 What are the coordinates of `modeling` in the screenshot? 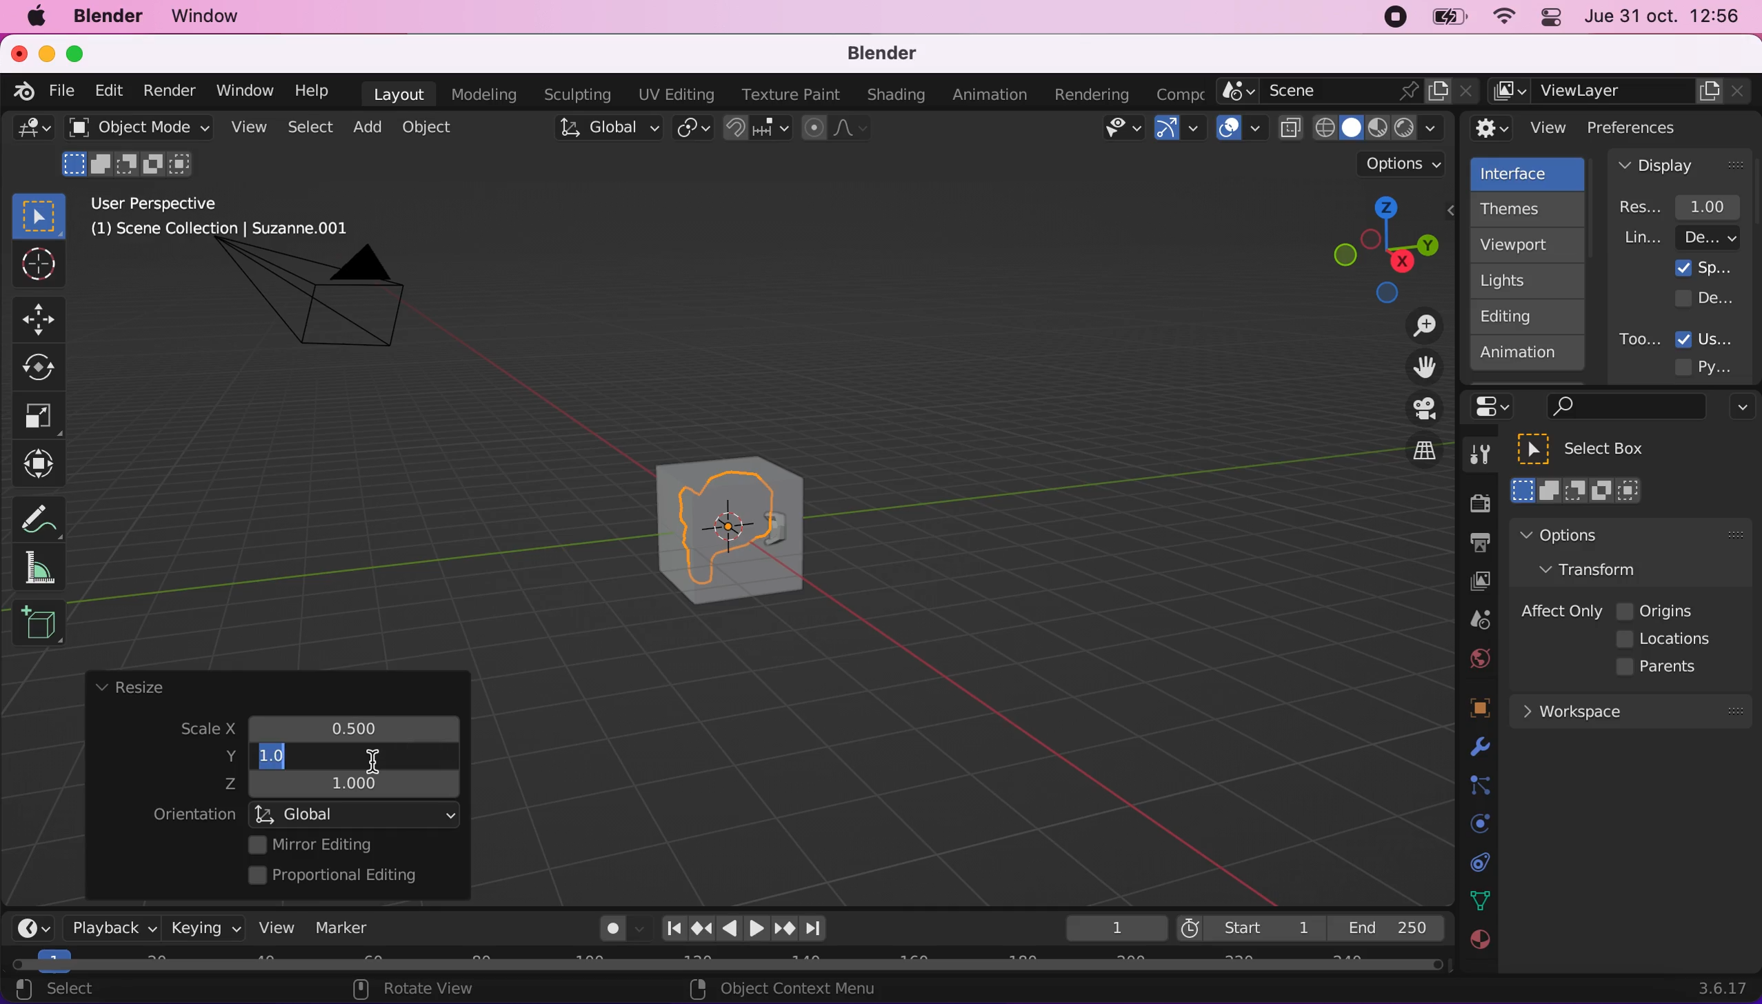 It's located at (481, 95).